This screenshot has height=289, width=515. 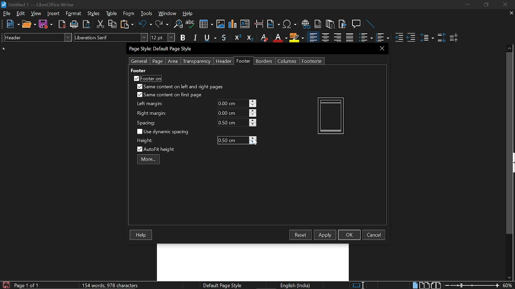 I want to click on Insert endnote, so click(x=318, y=24).